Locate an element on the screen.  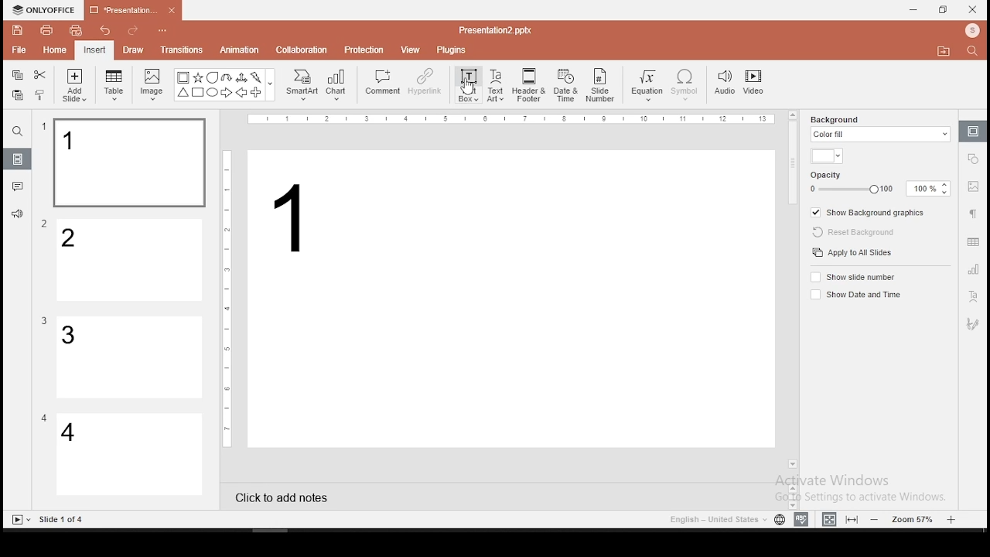
slide number is located at coordinates (601, 85).